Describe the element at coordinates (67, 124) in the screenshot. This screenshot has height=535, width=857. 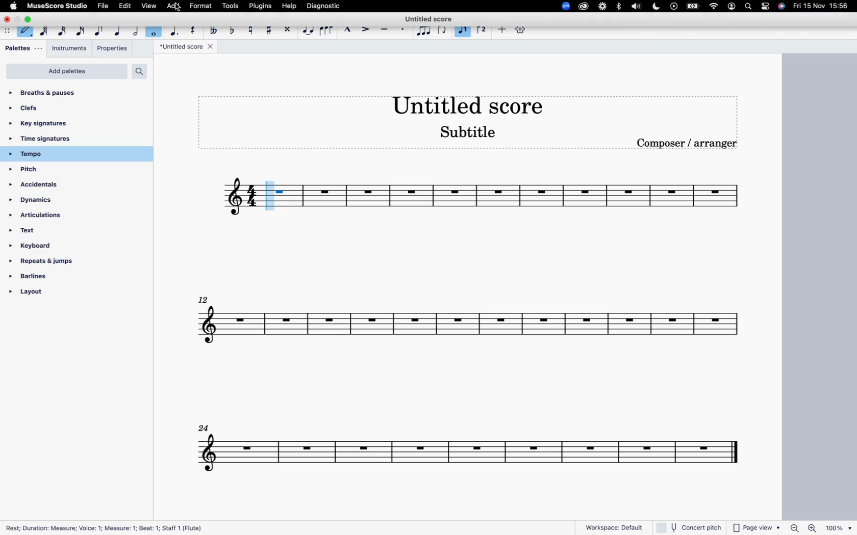
I see `key signatures` at that location.